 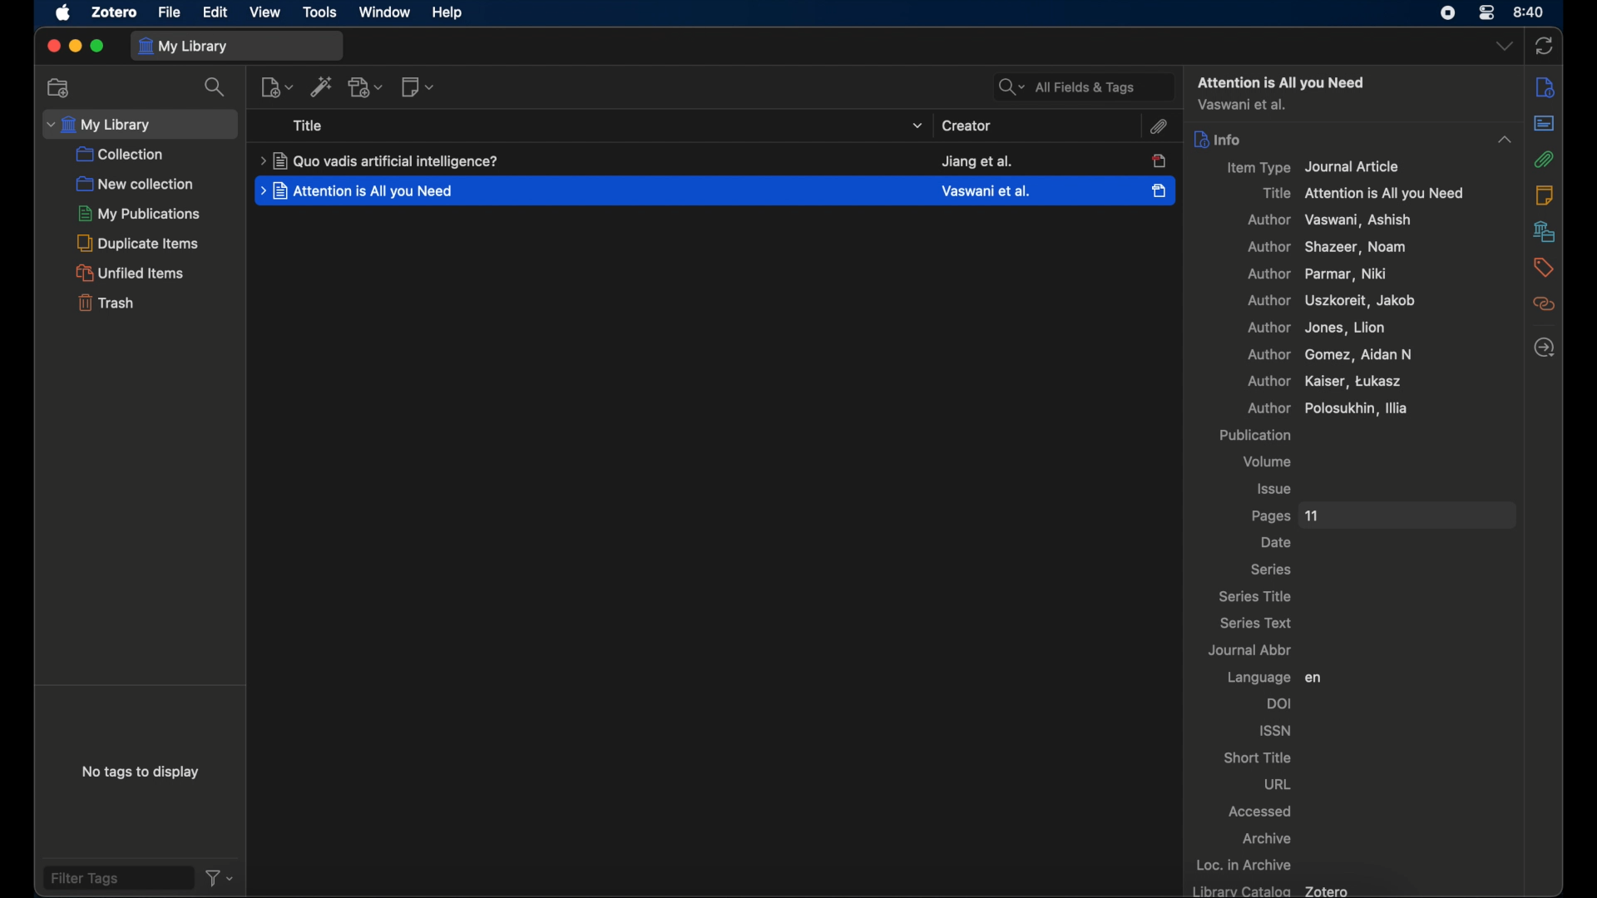 What do you see at coordinates (977, 160) in the screenshot?
I see `creator name` at bounding box center [977, 160].